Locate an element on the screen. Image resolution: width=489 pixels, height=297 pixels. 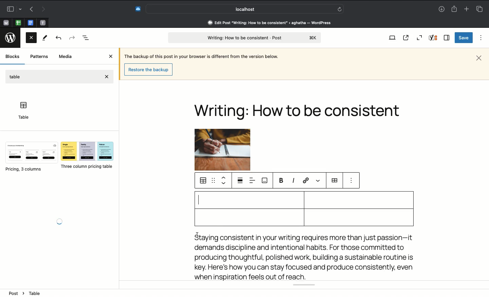
Share is located at coordinates (455, 9).